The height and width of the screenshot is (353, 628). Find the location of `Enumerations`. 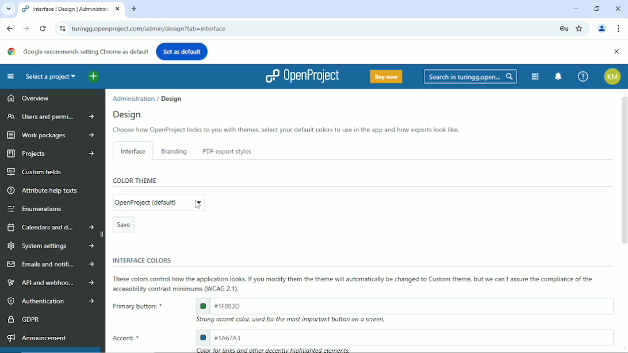

Enumerations is located at coordinates (36, 209).